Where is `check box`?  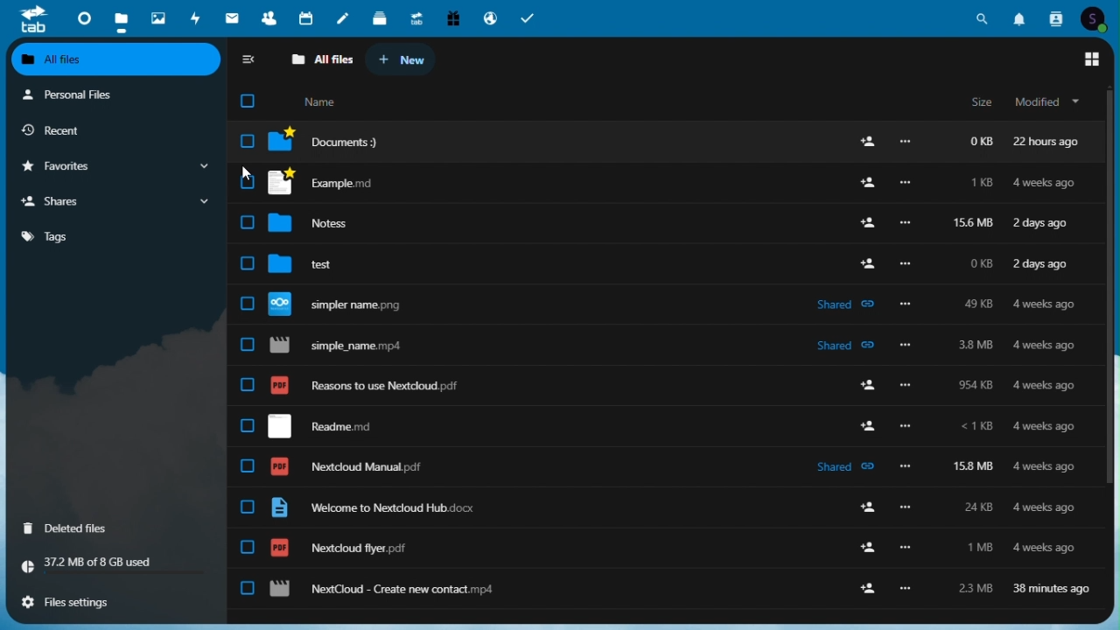
check box is located at coordinates (248, 181).